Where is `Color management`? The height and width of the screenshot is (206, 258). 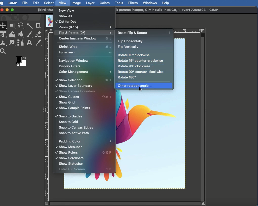 Color management is located at coordinates (84, 72).